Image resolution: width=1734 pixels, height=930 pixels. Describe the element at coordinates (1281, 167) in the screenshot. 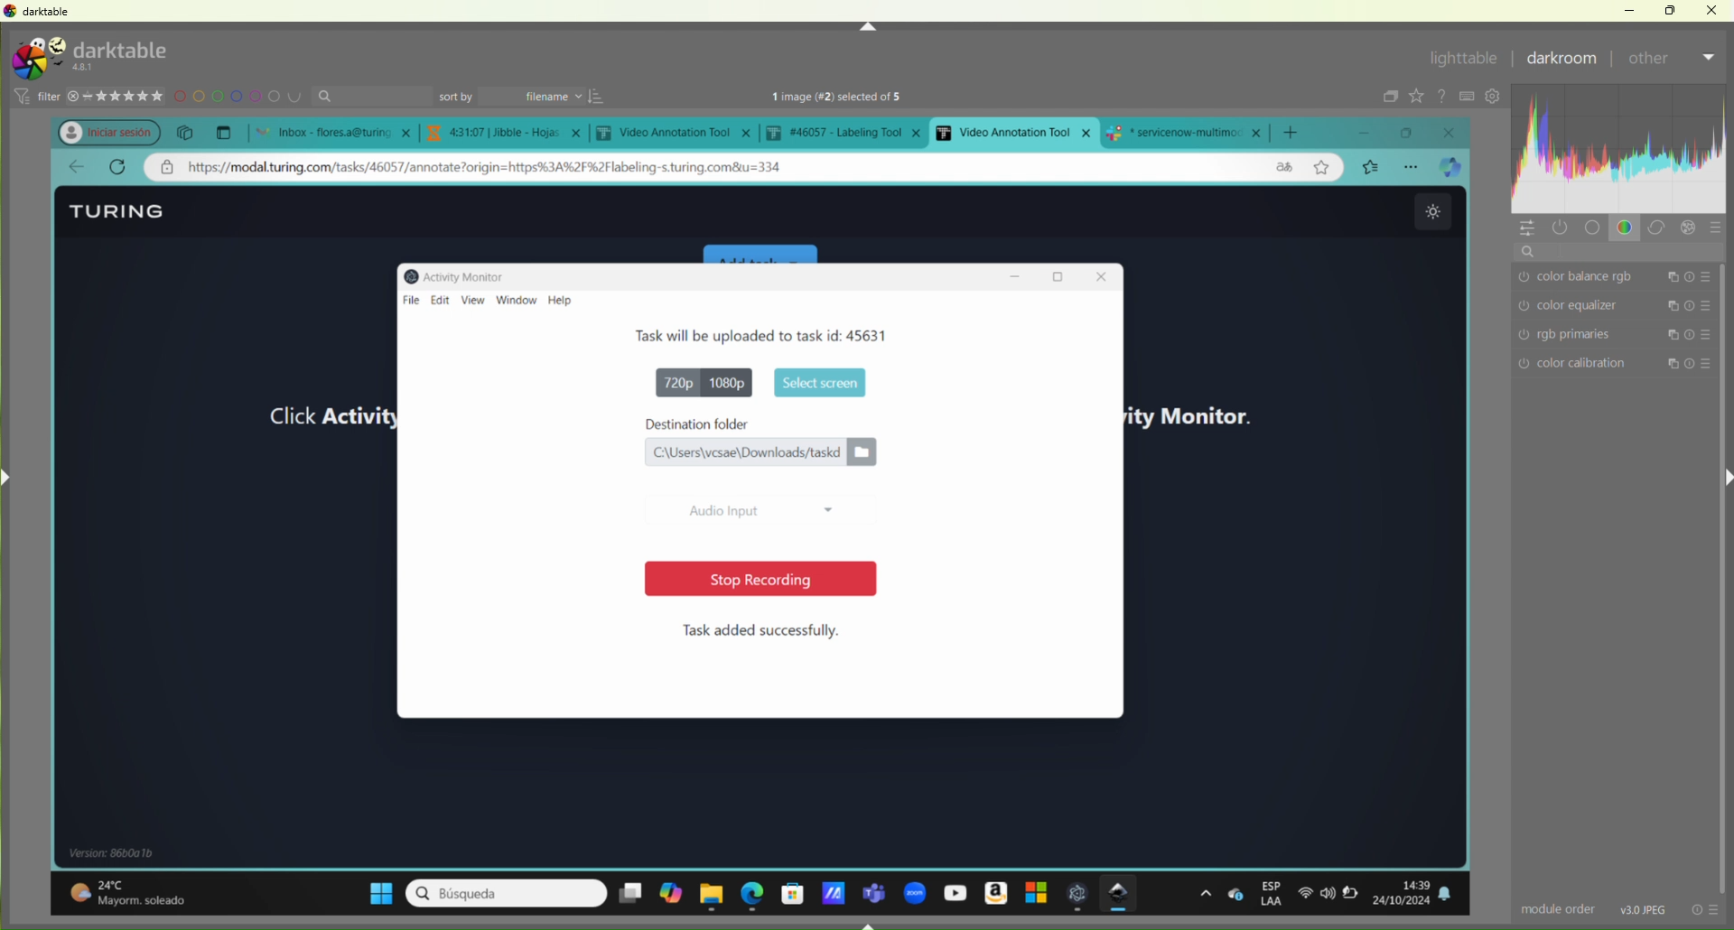

I see `language` at that location.